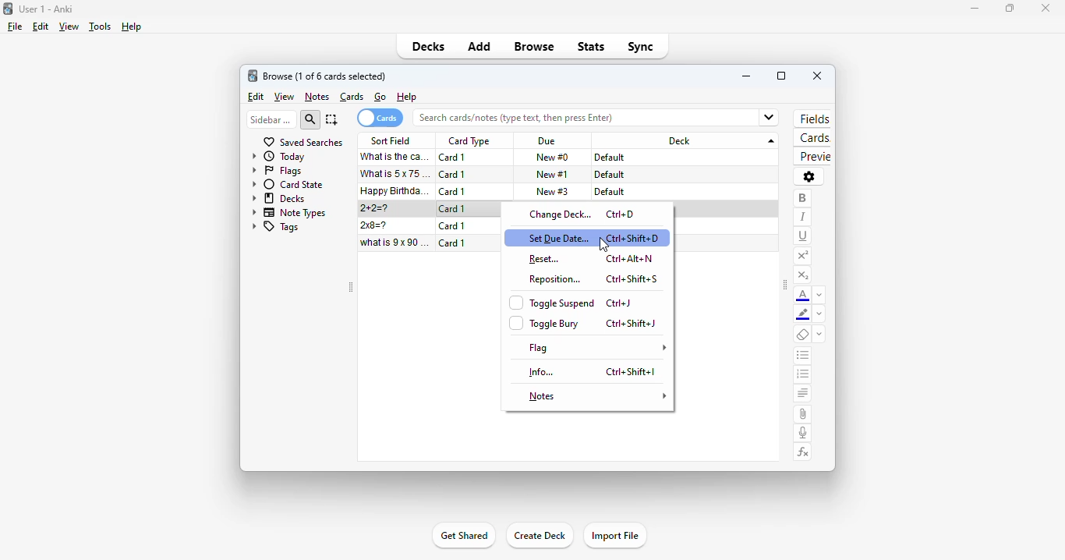 The width and height of the screenshot is (1065, 560). What do you see at coordinates (277, 172) in the screenshot?
I see `flags` at bounding box center [277, 172].